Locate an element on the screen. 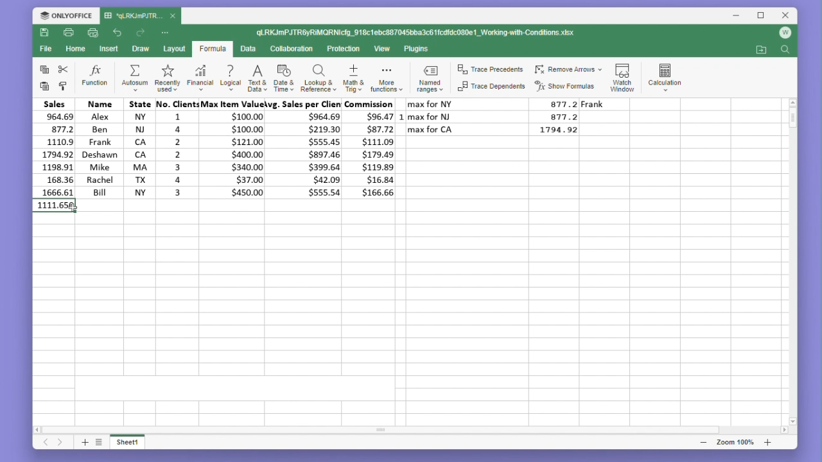 The image size is (822, 462). Text and data is located at coordinates (256, 76).